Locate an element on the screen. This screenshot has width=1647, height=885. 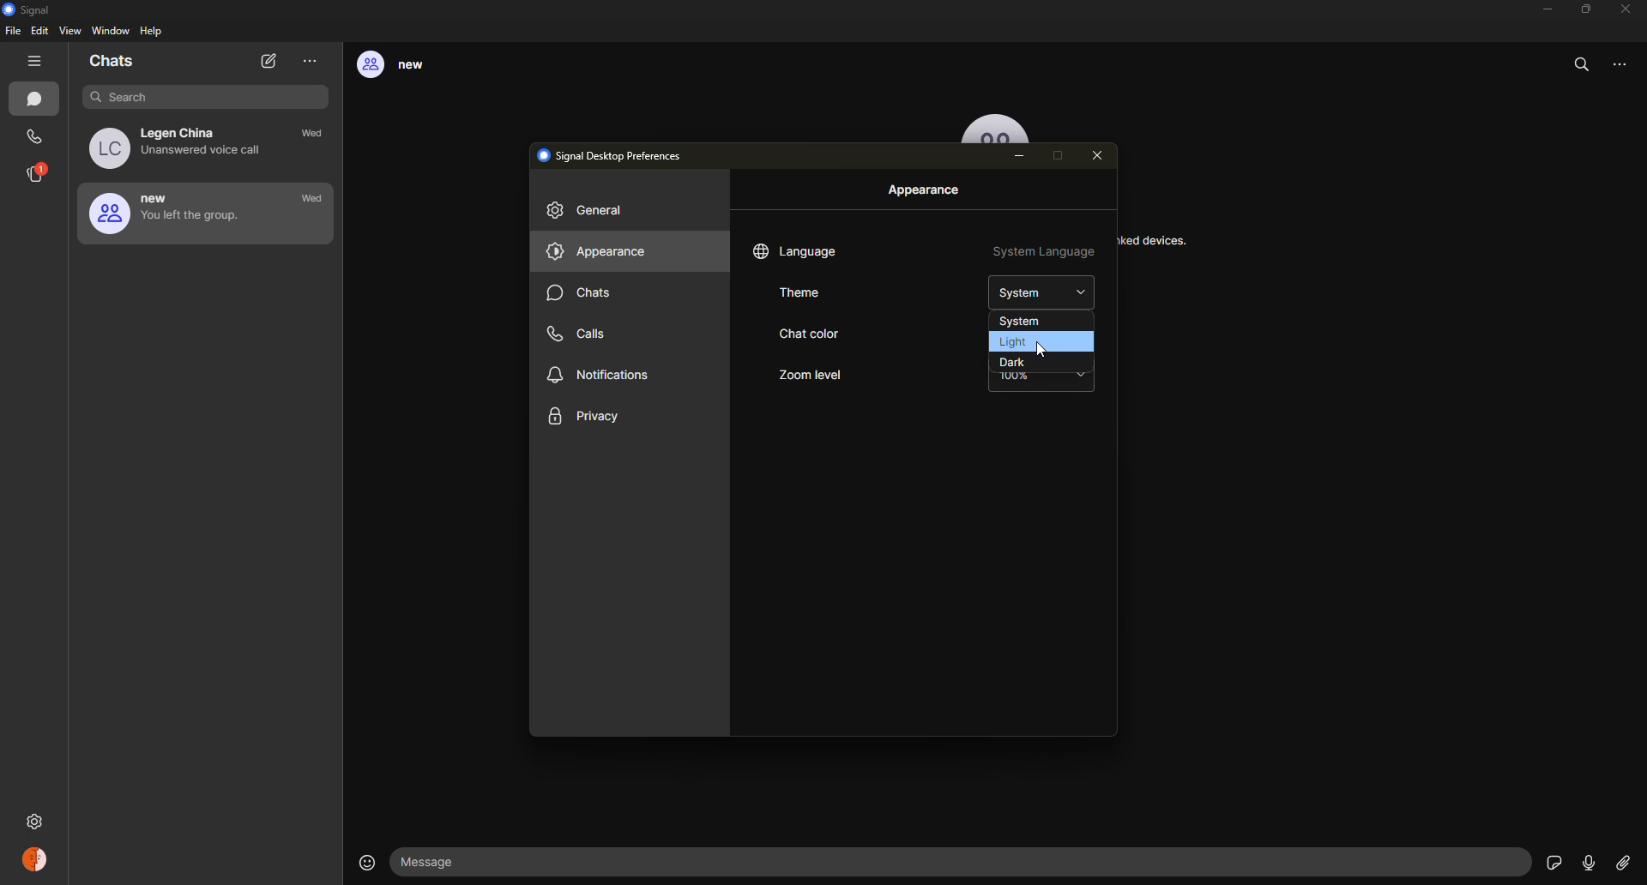
pointer cursor is located at coordinates (1047, 351).